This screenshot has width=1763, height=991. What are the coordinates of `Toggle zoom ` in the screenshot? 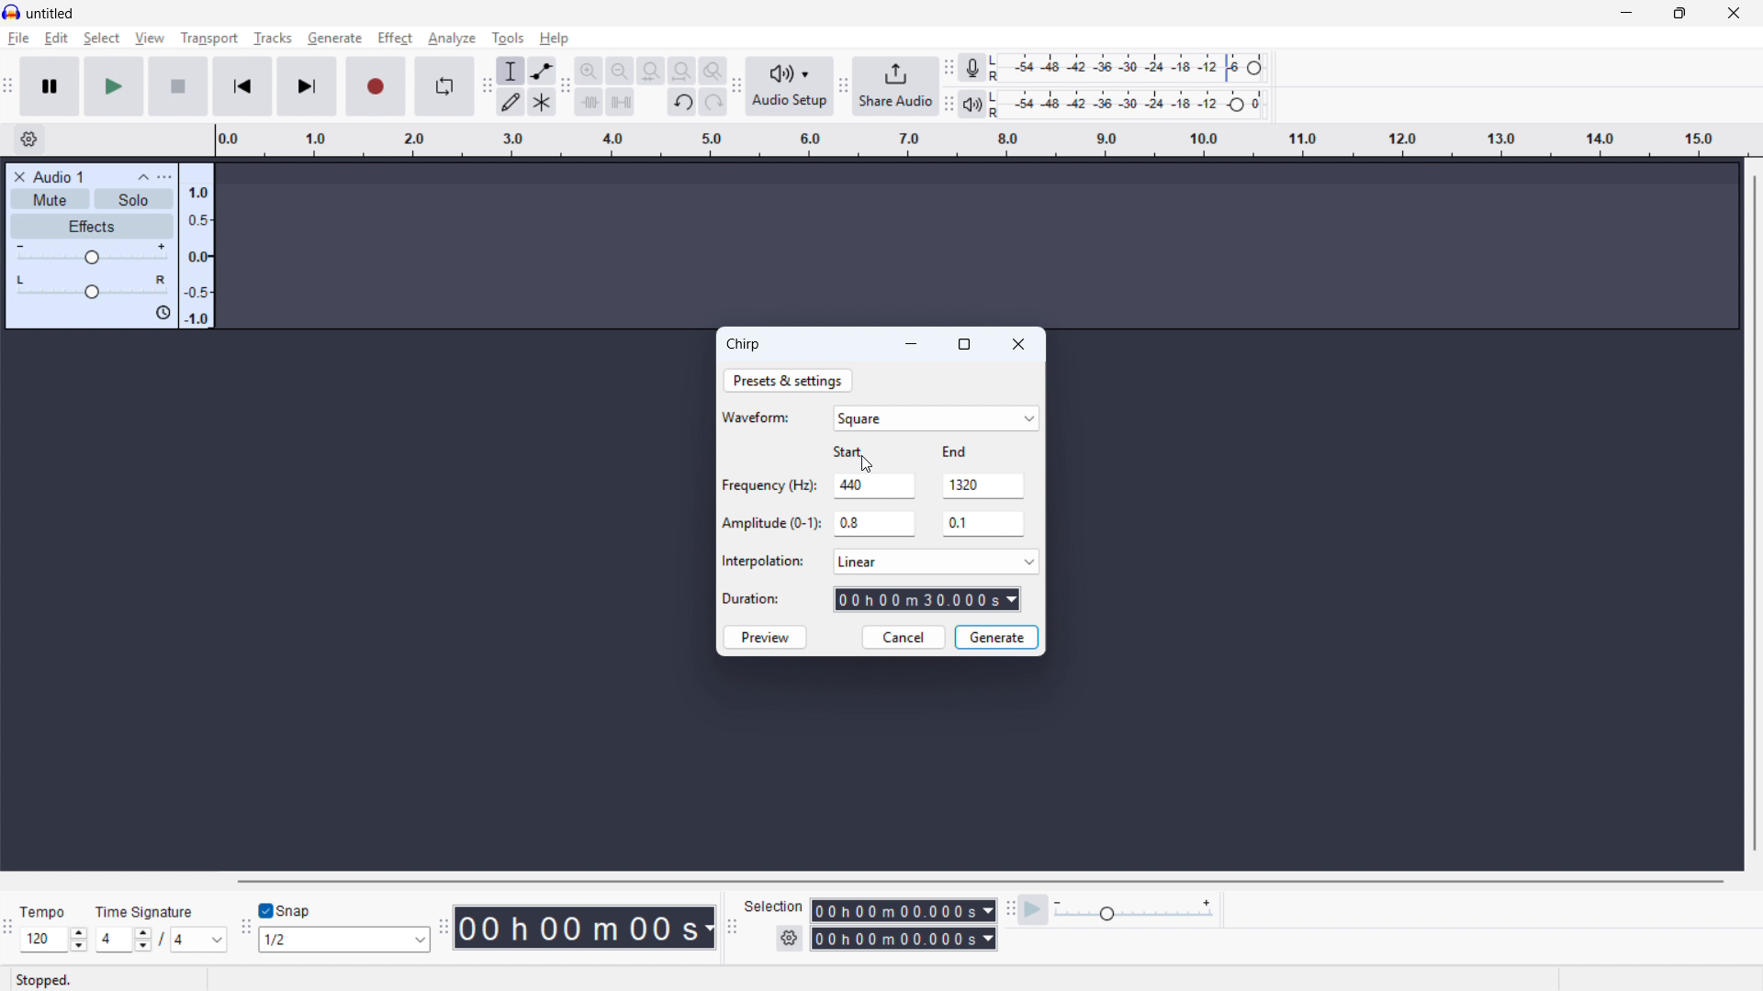 It's located at (712, 71).